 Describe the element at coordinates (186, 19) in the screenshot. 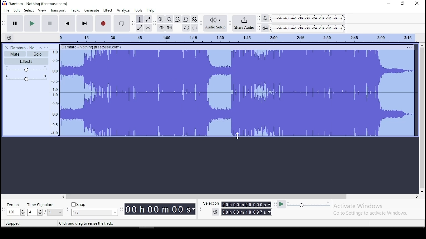

I see `fit project to width` at that location.